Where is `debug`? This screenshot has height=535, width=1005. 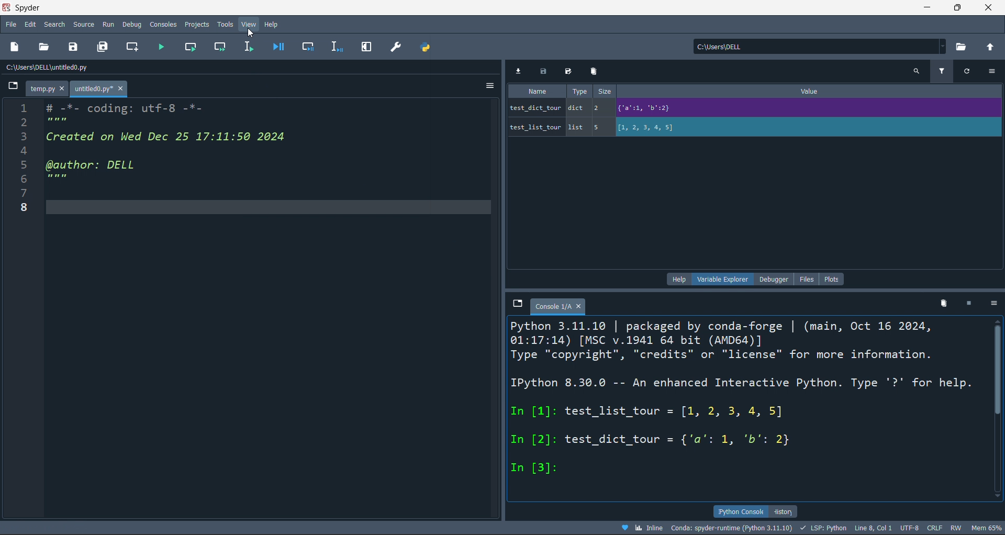 debug is located at coordinates (131, 24).